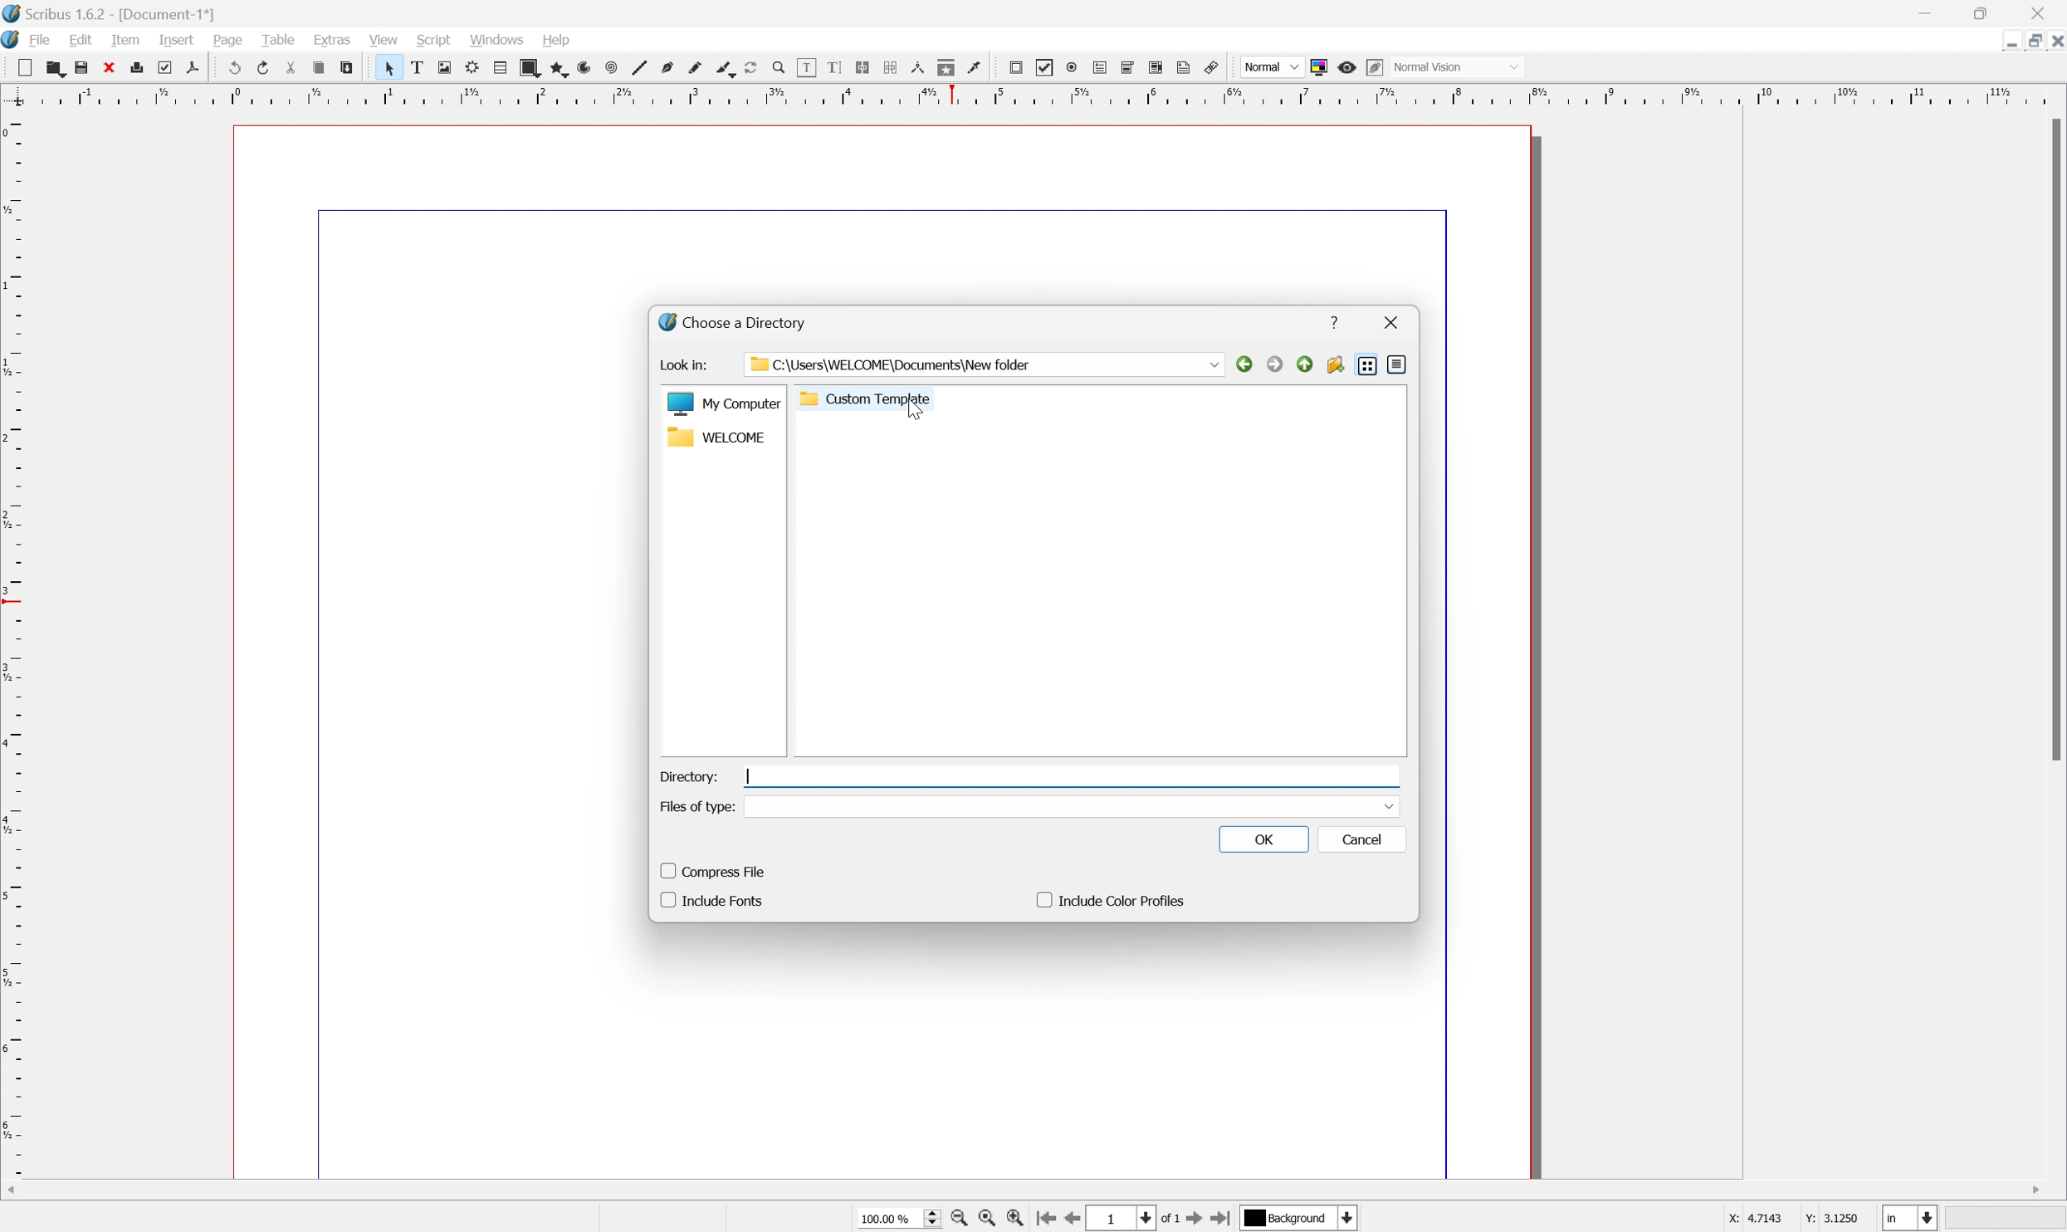 This screenshot has width=2067, height=1232. I want to click on bezier curve, so click(669, 66).